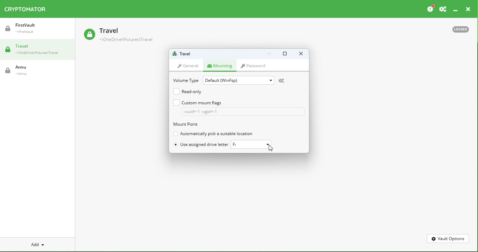 This screenshot has width=478, height=252. What do you see at coordinates (28, 9) in the screenshot?
I see `Cryptomator icon` at bounding box center [28, 9].